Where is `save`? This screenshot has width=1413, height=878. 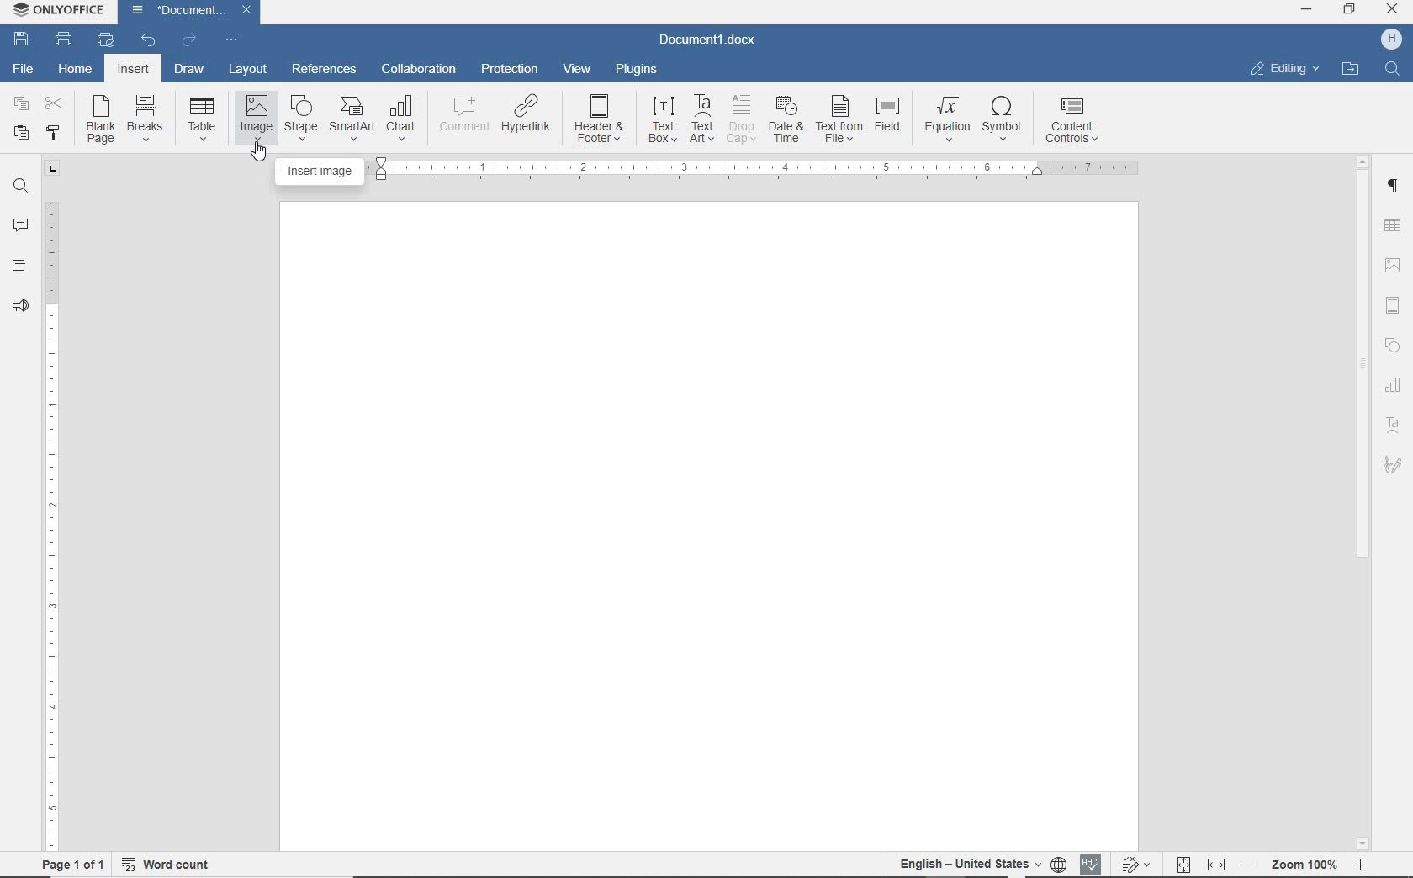
save is located at coordinates (20, 40).